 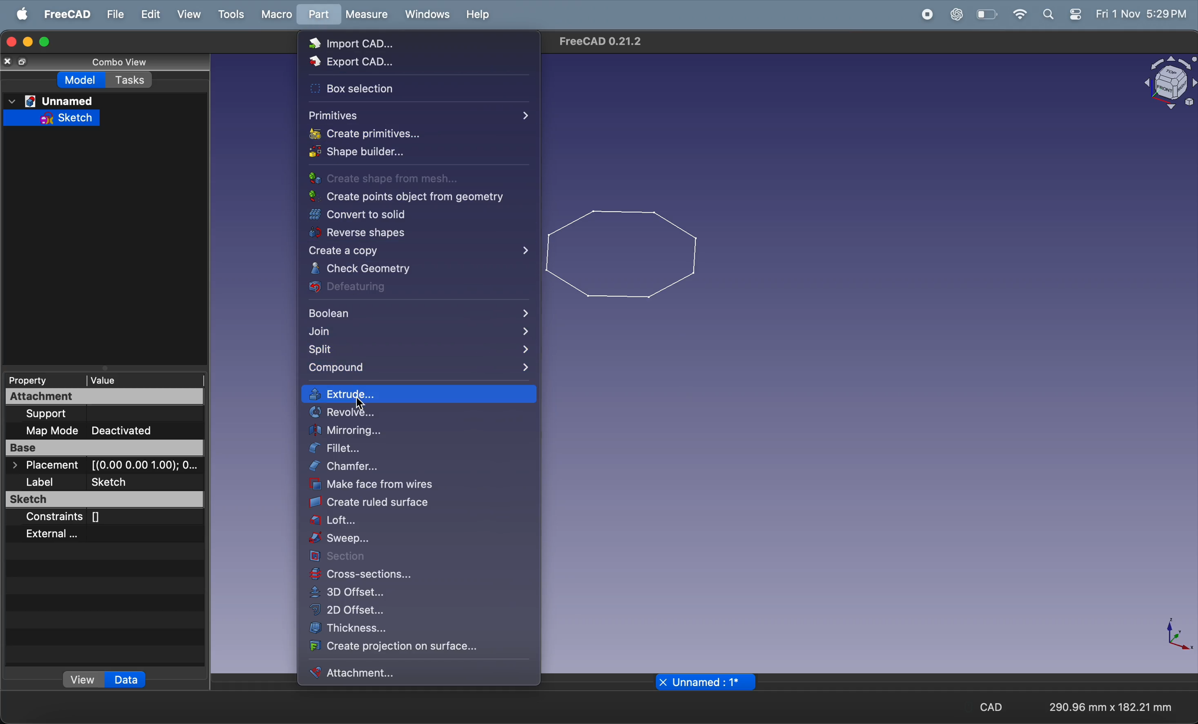 I want to click on free CAD, so click(x=63, y=14).